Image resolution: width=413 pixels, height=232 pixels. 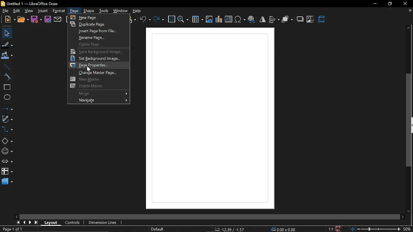 What do you see at coordinates (23, 20) in the screenshot?
I see `open` at bounding box center [23, 20].